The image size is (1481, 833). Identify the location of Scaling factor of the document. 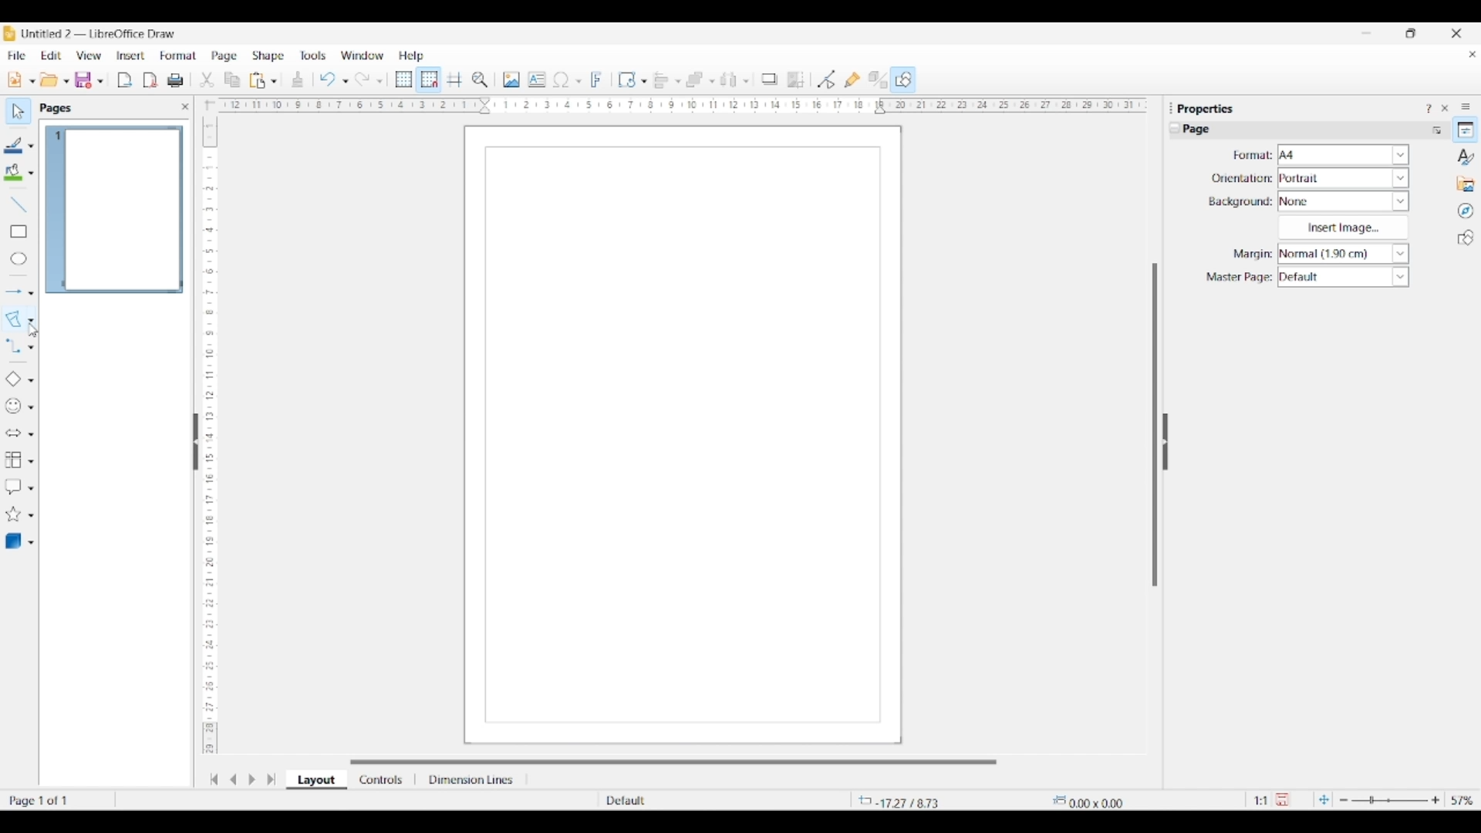
(1261, 801).